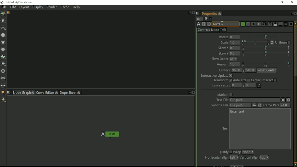  Describe the element at coordinates (251, 70) in the screenshot. I see `540` at that location.